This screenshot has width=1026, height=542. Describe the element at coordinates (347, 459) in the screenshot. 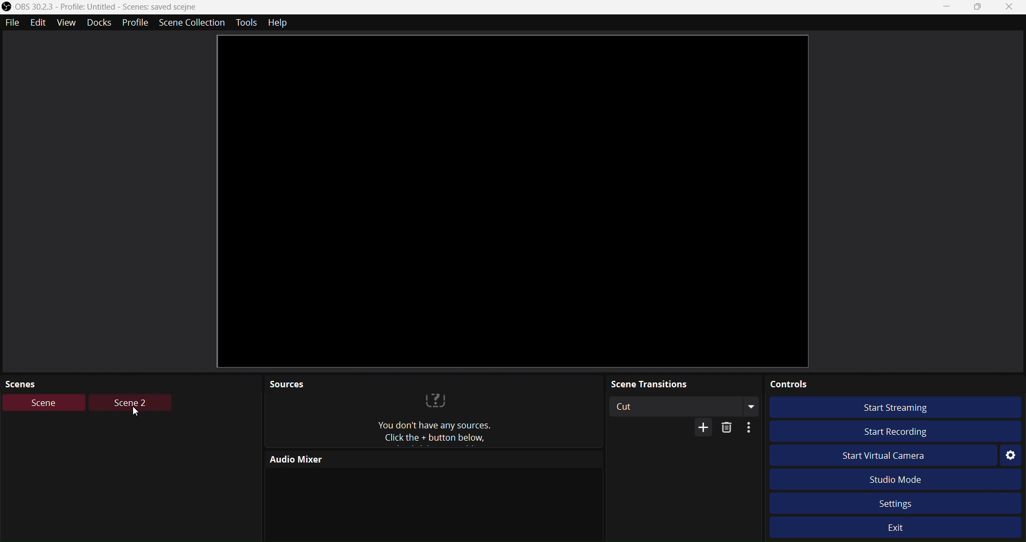

I see `Audio Mixer` at that location.